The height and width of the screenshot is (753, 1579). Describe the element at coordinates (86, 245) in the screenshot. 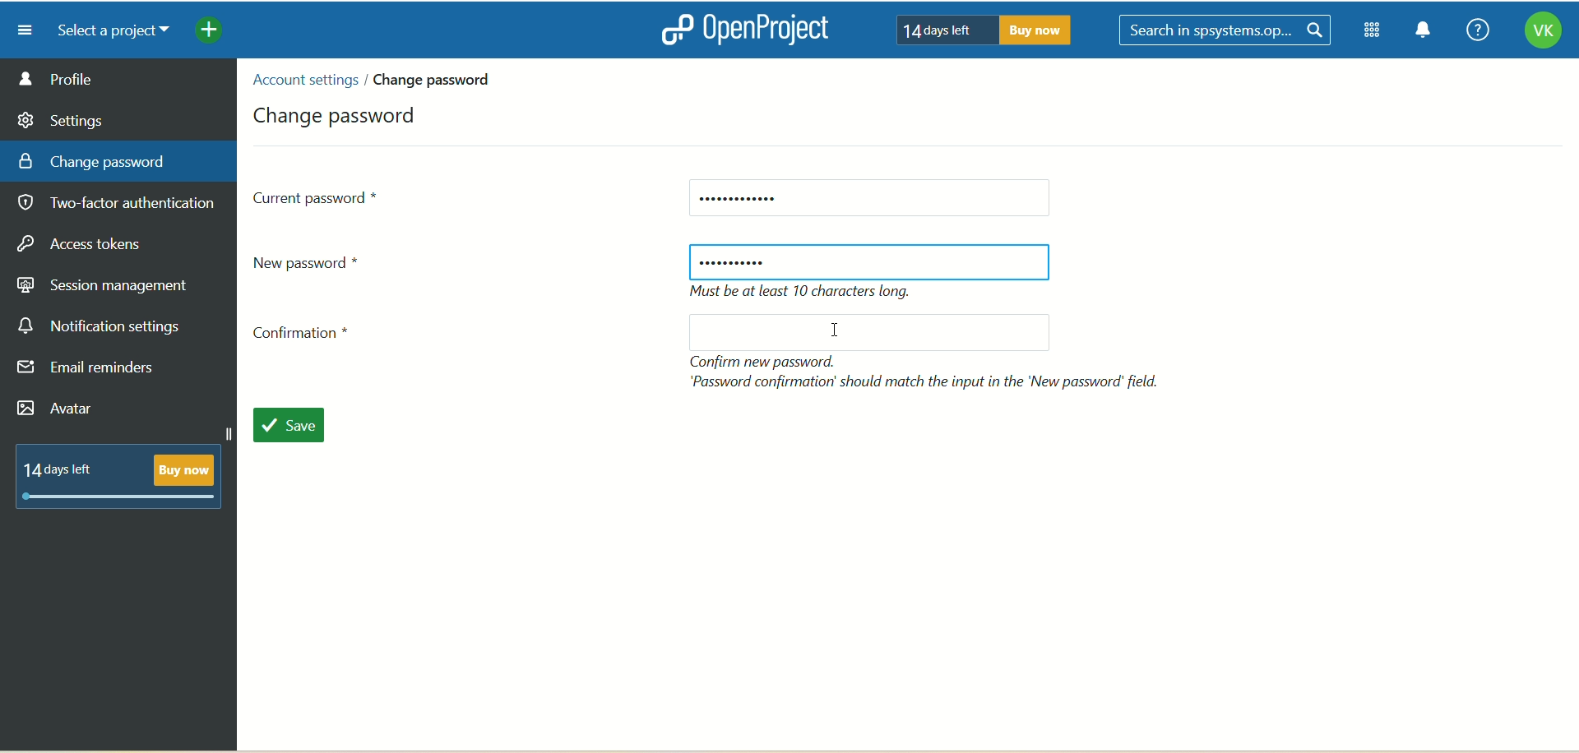

I see `access takers` at that location.